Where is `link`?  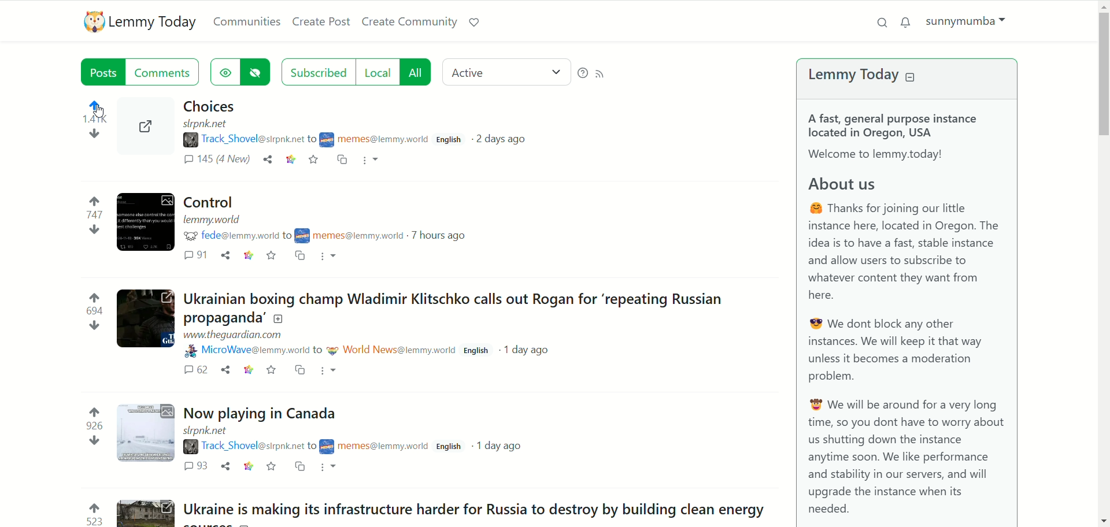
link is located at coordinates (250, 370).